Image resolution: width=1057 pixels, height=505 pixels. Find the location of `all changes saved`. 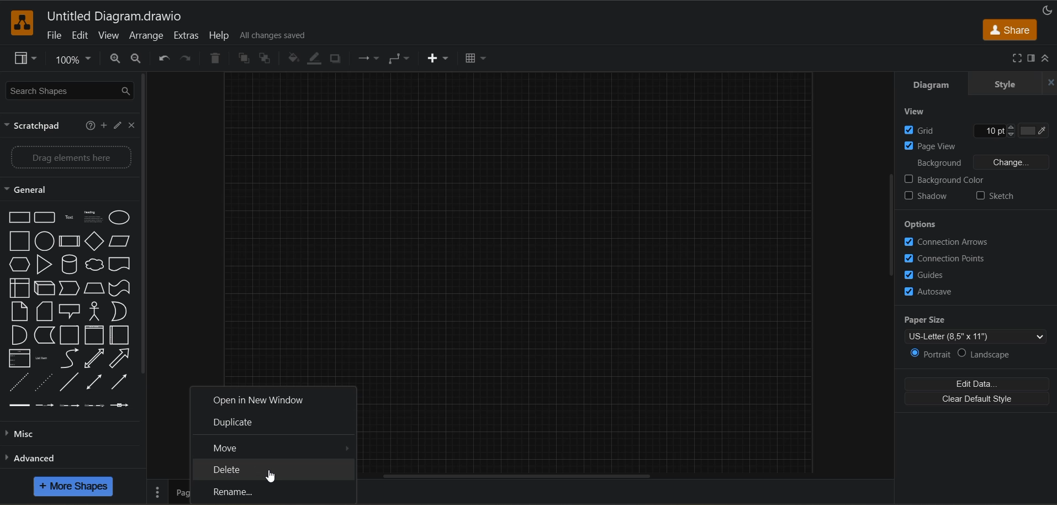

all changes saved is located at coordinates (276, 36).